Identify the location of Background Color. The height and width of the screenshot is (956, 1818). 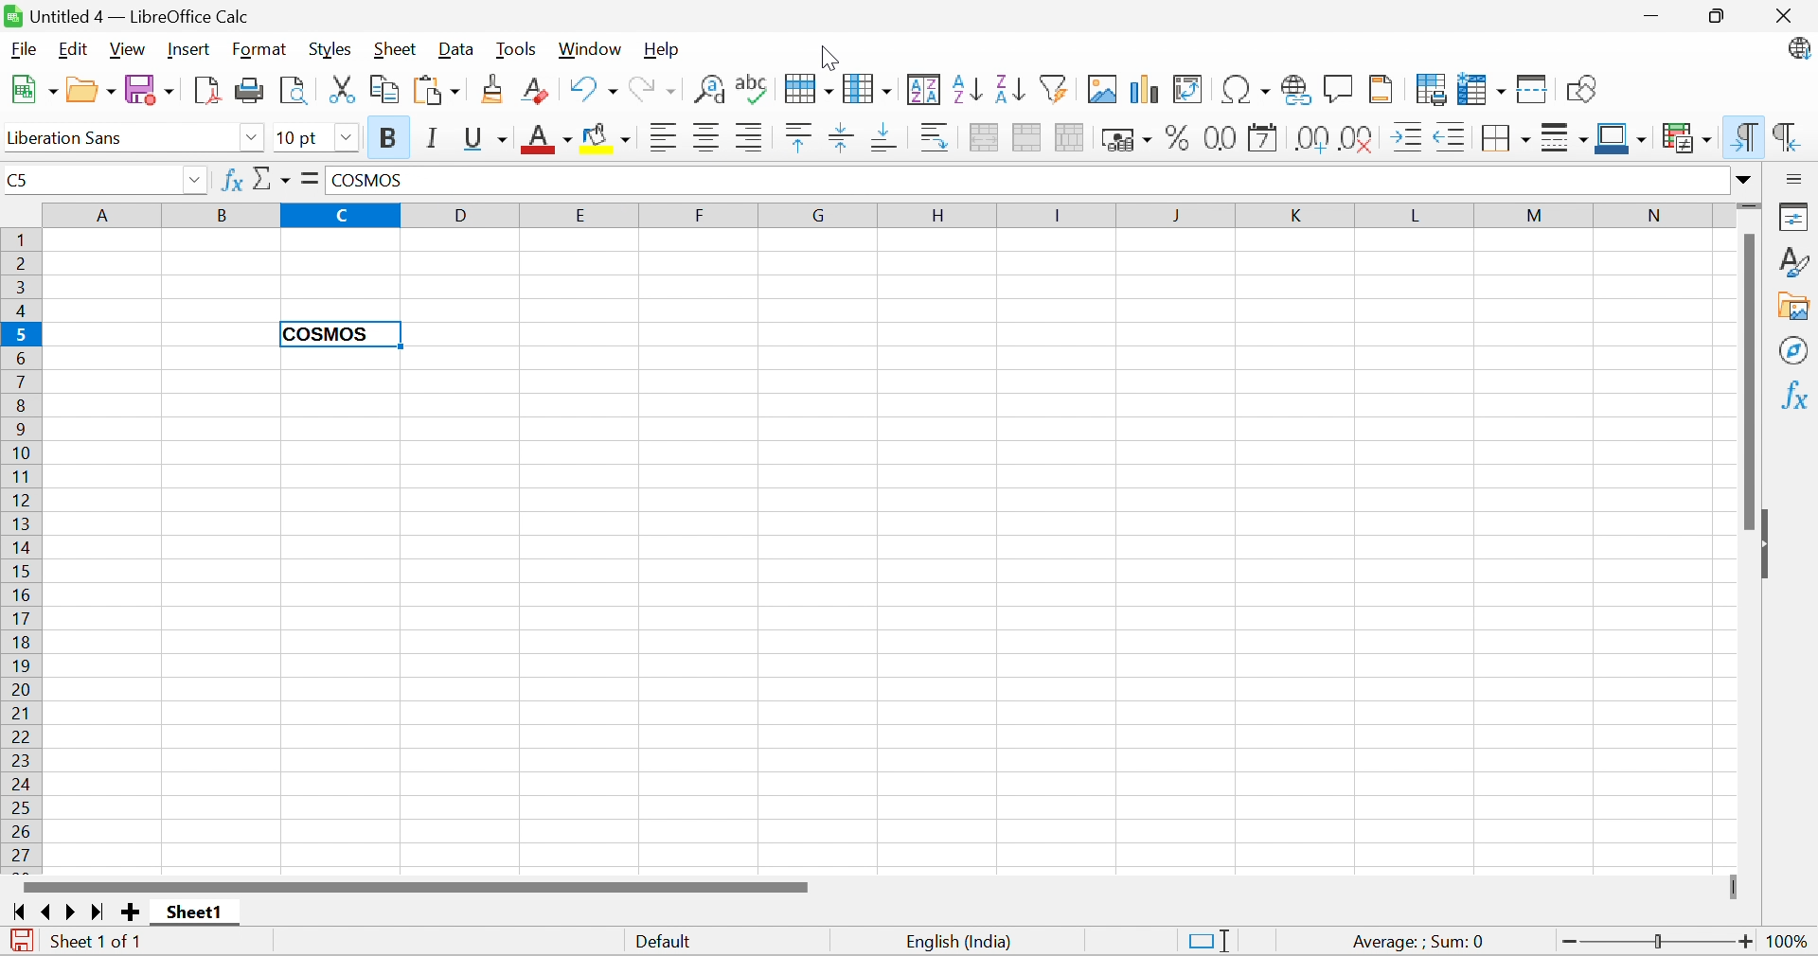
(606, 138).